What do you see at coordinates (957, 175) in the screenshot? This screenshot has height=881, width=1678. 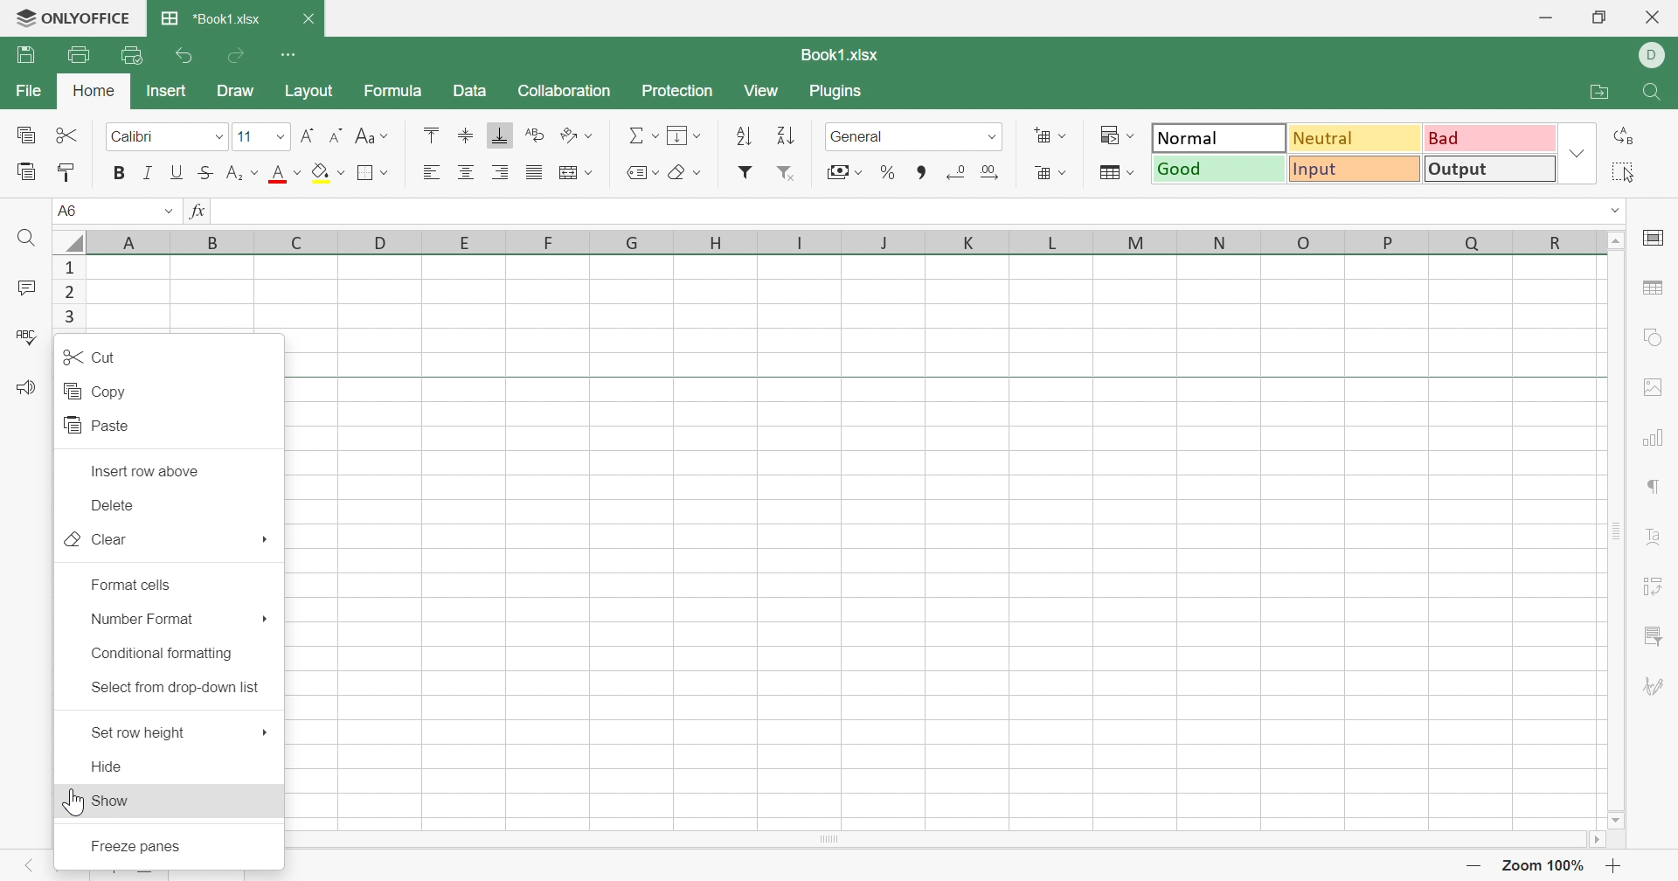 I see `Decrease decimal` at bounding box center [957, 175].